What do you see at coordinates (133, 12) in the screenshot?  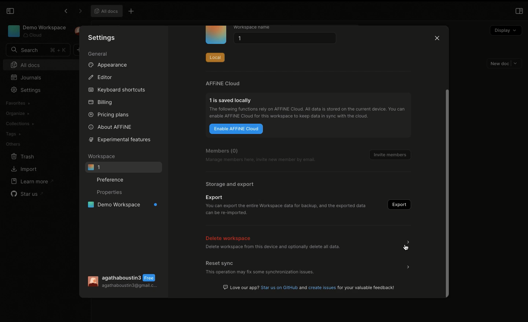 I see `New Tab` at bounding box center [133, 12].